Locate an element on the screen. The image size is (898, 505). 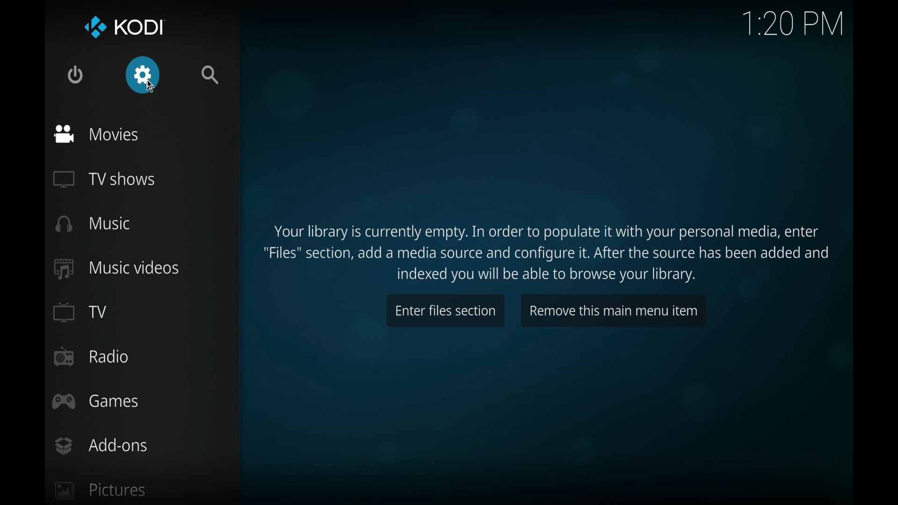
remove this main menu item is located at coordinates (613, 311).